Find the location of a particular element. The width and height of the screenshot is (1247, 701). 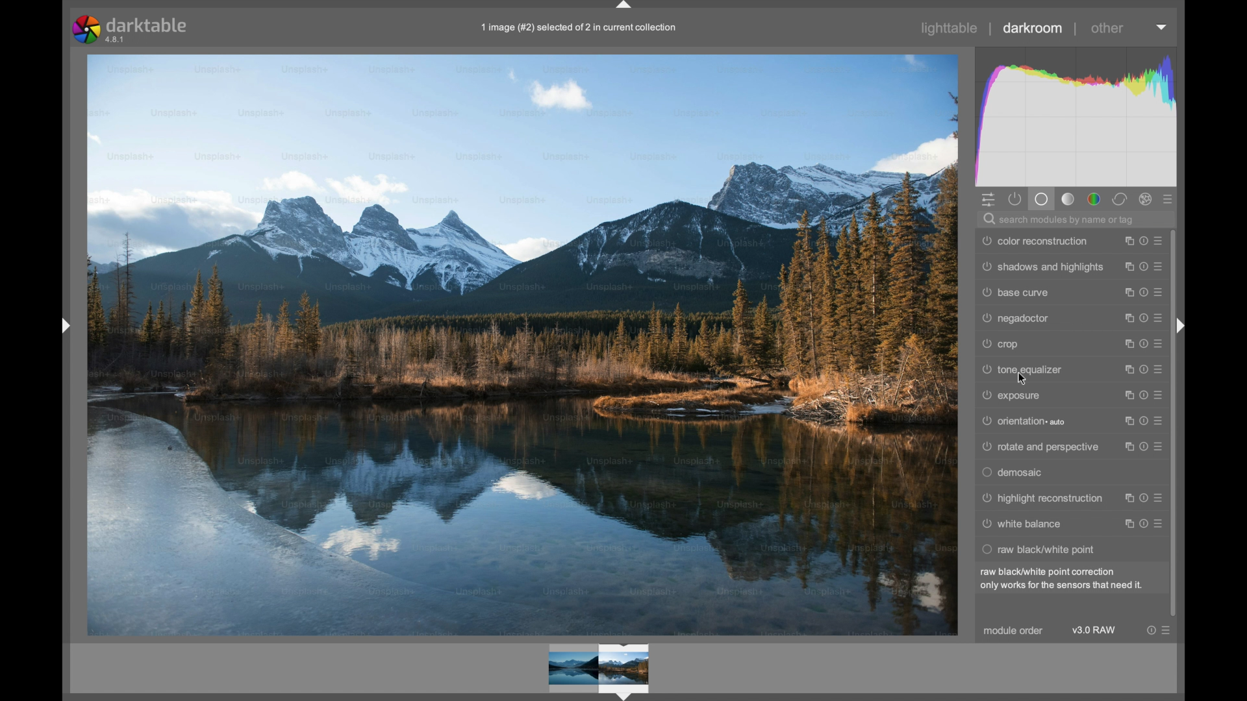

presets is located at coordinates (1161, 369).